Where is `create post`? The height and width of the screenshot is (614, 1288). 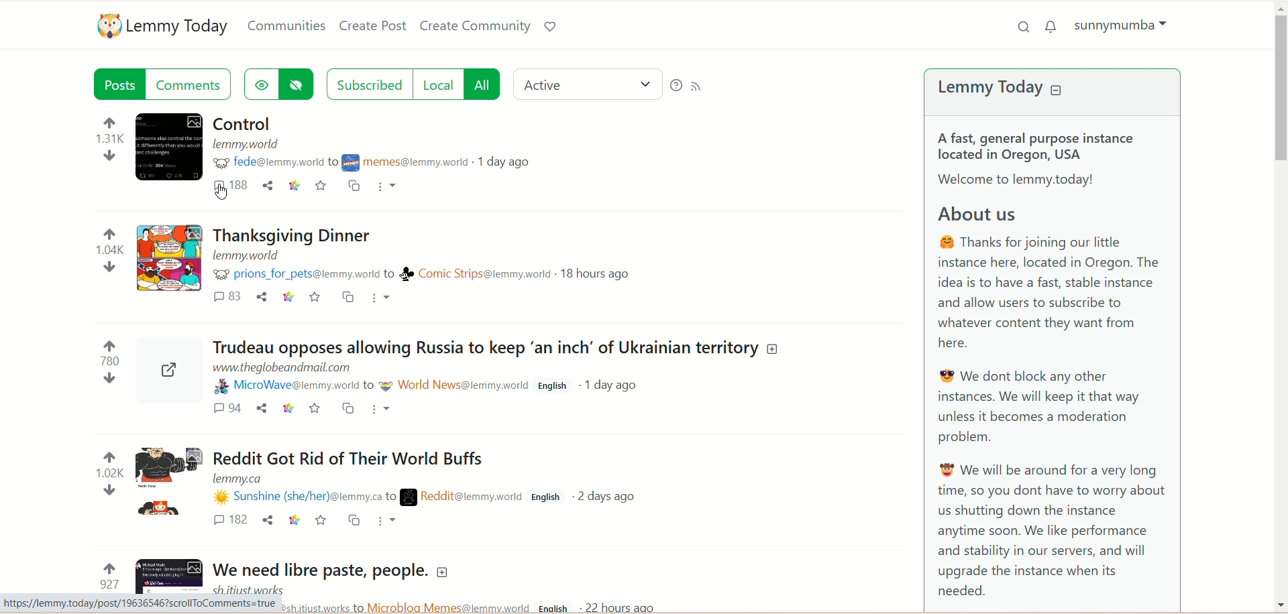 create post is located at coordinates (374, 29).